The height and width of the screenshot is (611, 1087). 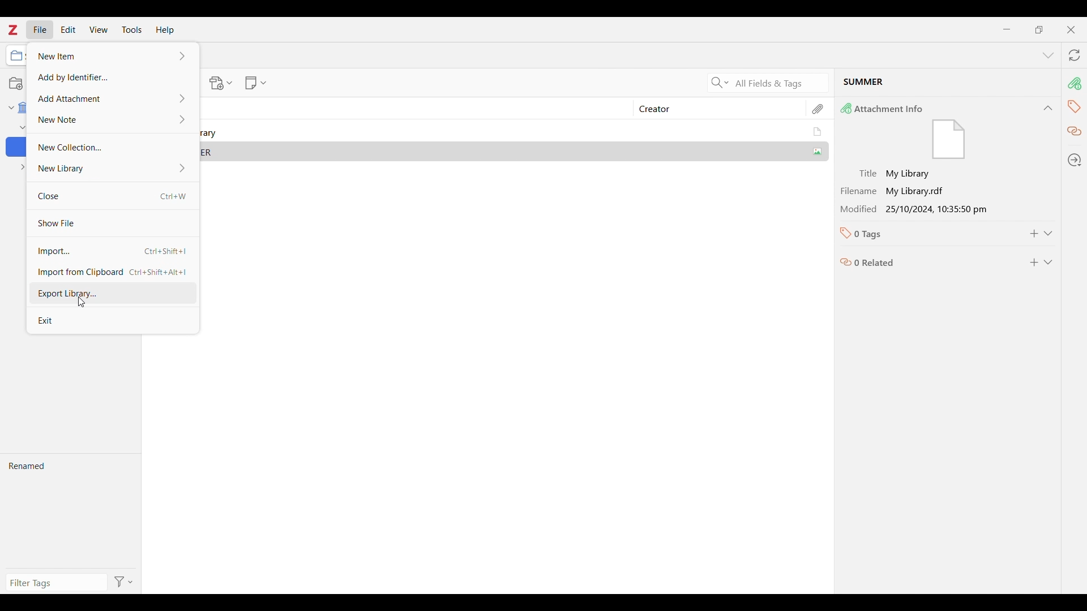 What do you see at coordinates (1048, 108) in the screenshot?
I see `Collapse` at bounding box center [1048, 108].